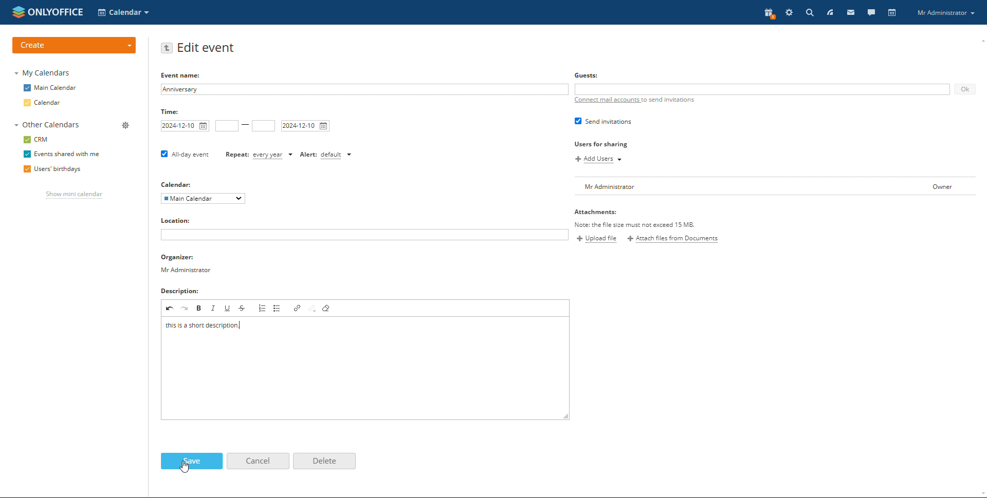 The image size is (987, 498). I want to click on insert/remove numbered list, so click(262, 308).